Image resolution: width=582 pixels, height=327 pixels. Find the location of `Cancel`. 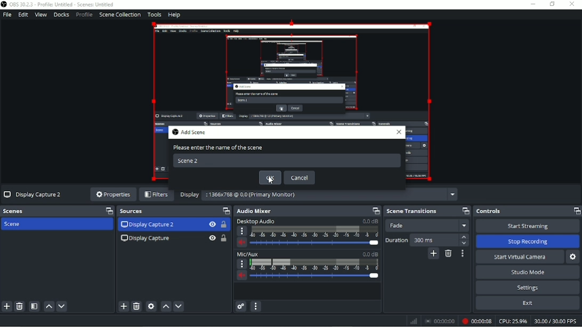

Cancel is located at coordinates (301, 177).